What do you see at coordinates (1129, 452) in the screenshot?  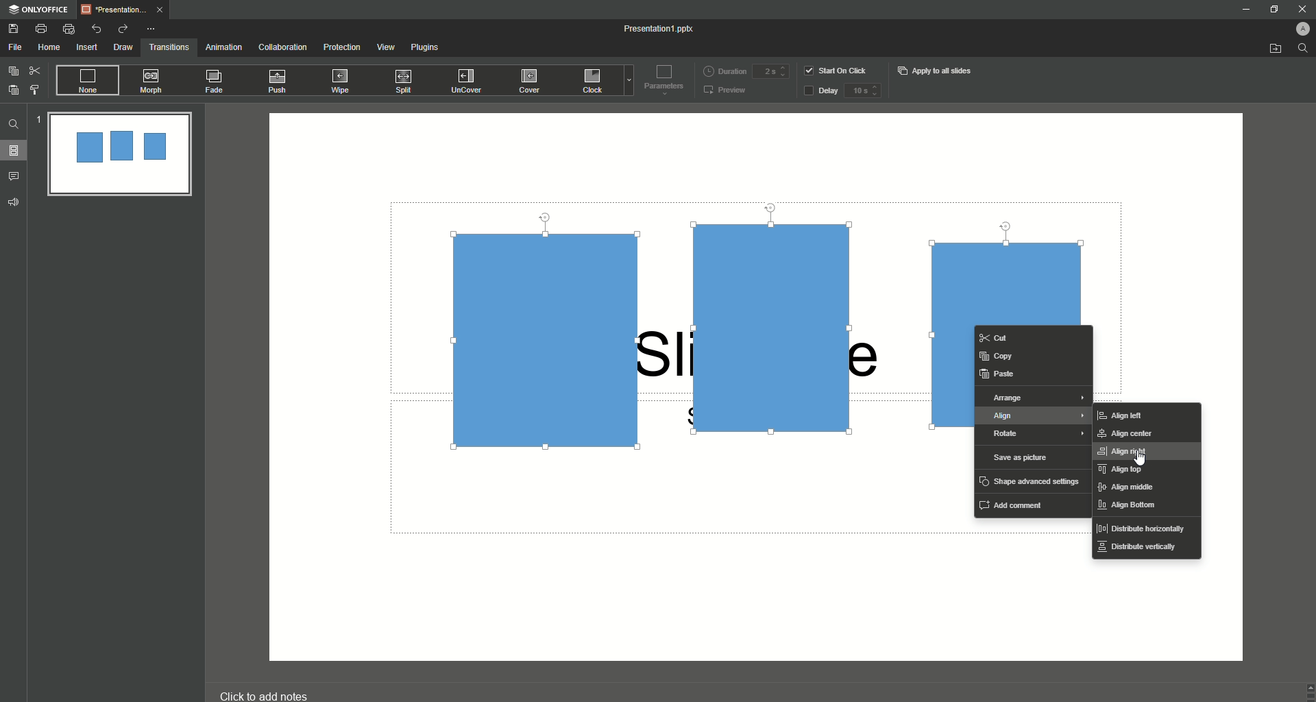 I see `Align right` at bounding box center [1129, 452].